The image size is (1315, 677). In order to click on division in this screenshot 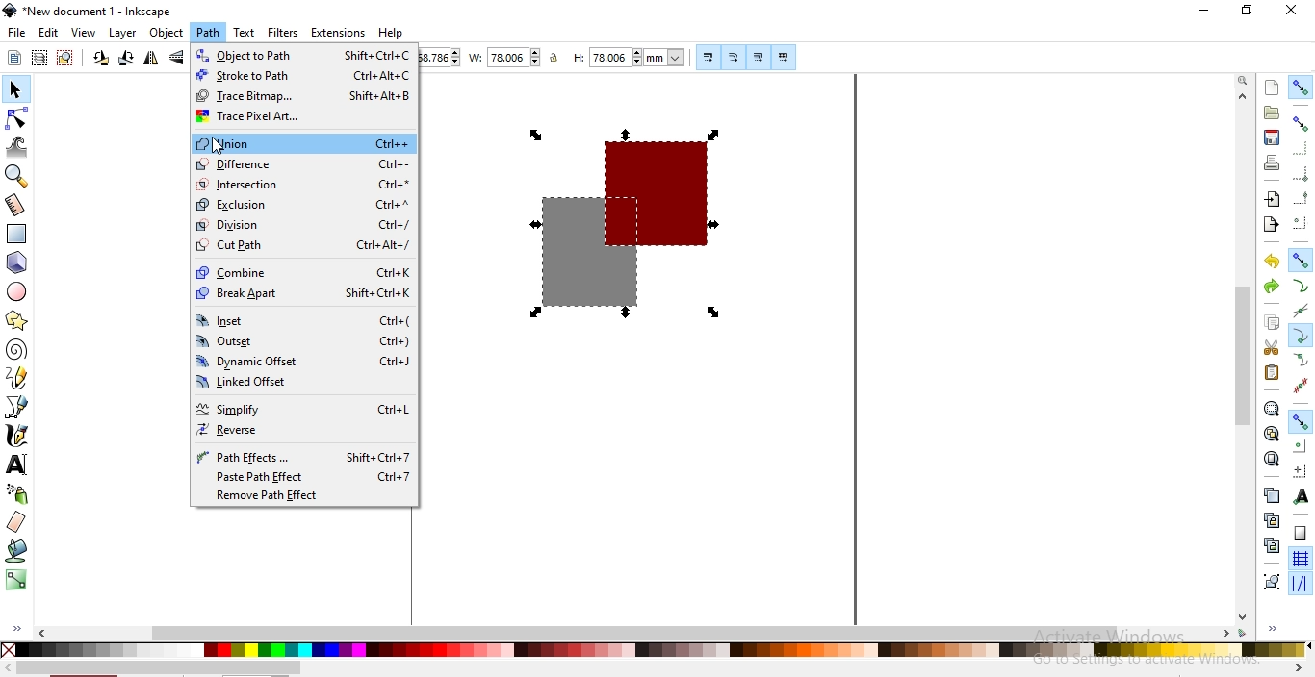, I will do `click(302, 224)`.